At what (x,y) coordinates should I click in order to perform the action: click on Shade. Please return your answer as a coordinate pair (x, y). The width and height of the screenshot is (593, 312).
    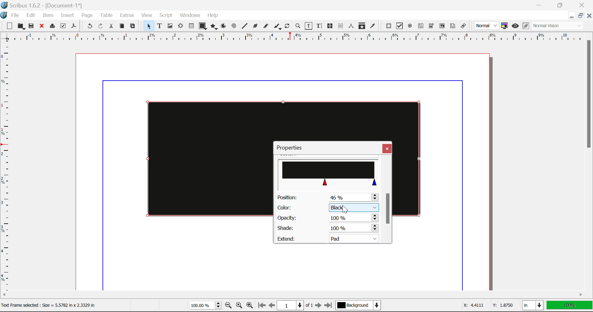
    Looking at the image, I should click on (327, 228).